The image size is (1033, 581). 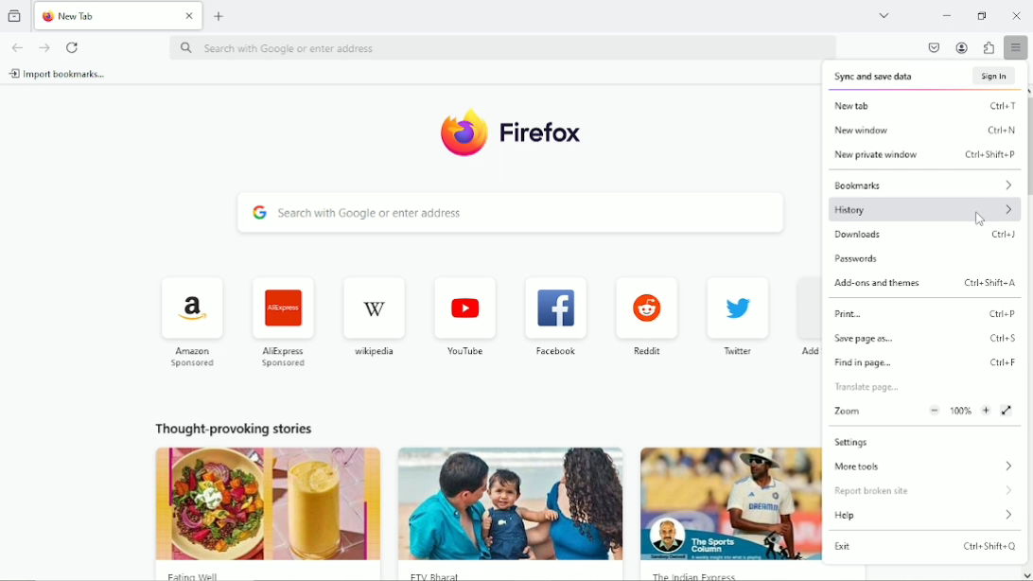 I want to click on go forward, so click(x=44, y=47).